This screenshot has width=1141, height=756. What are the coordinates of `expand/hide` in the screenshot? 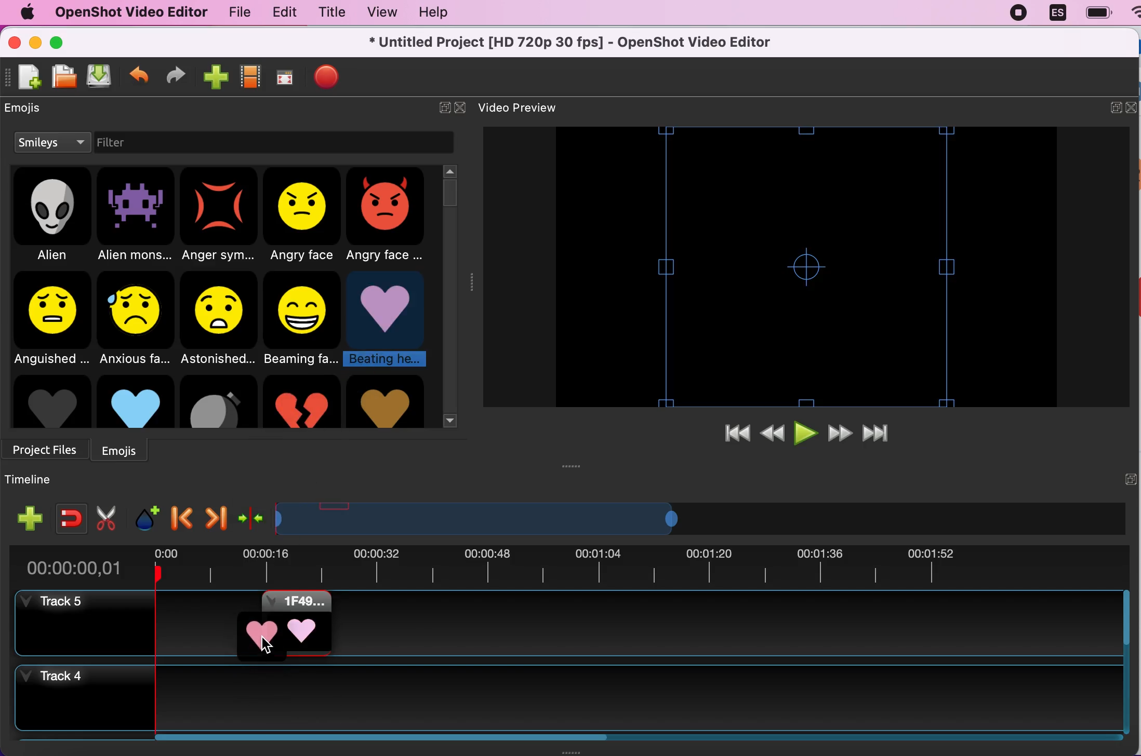 It's located at (438, 106).